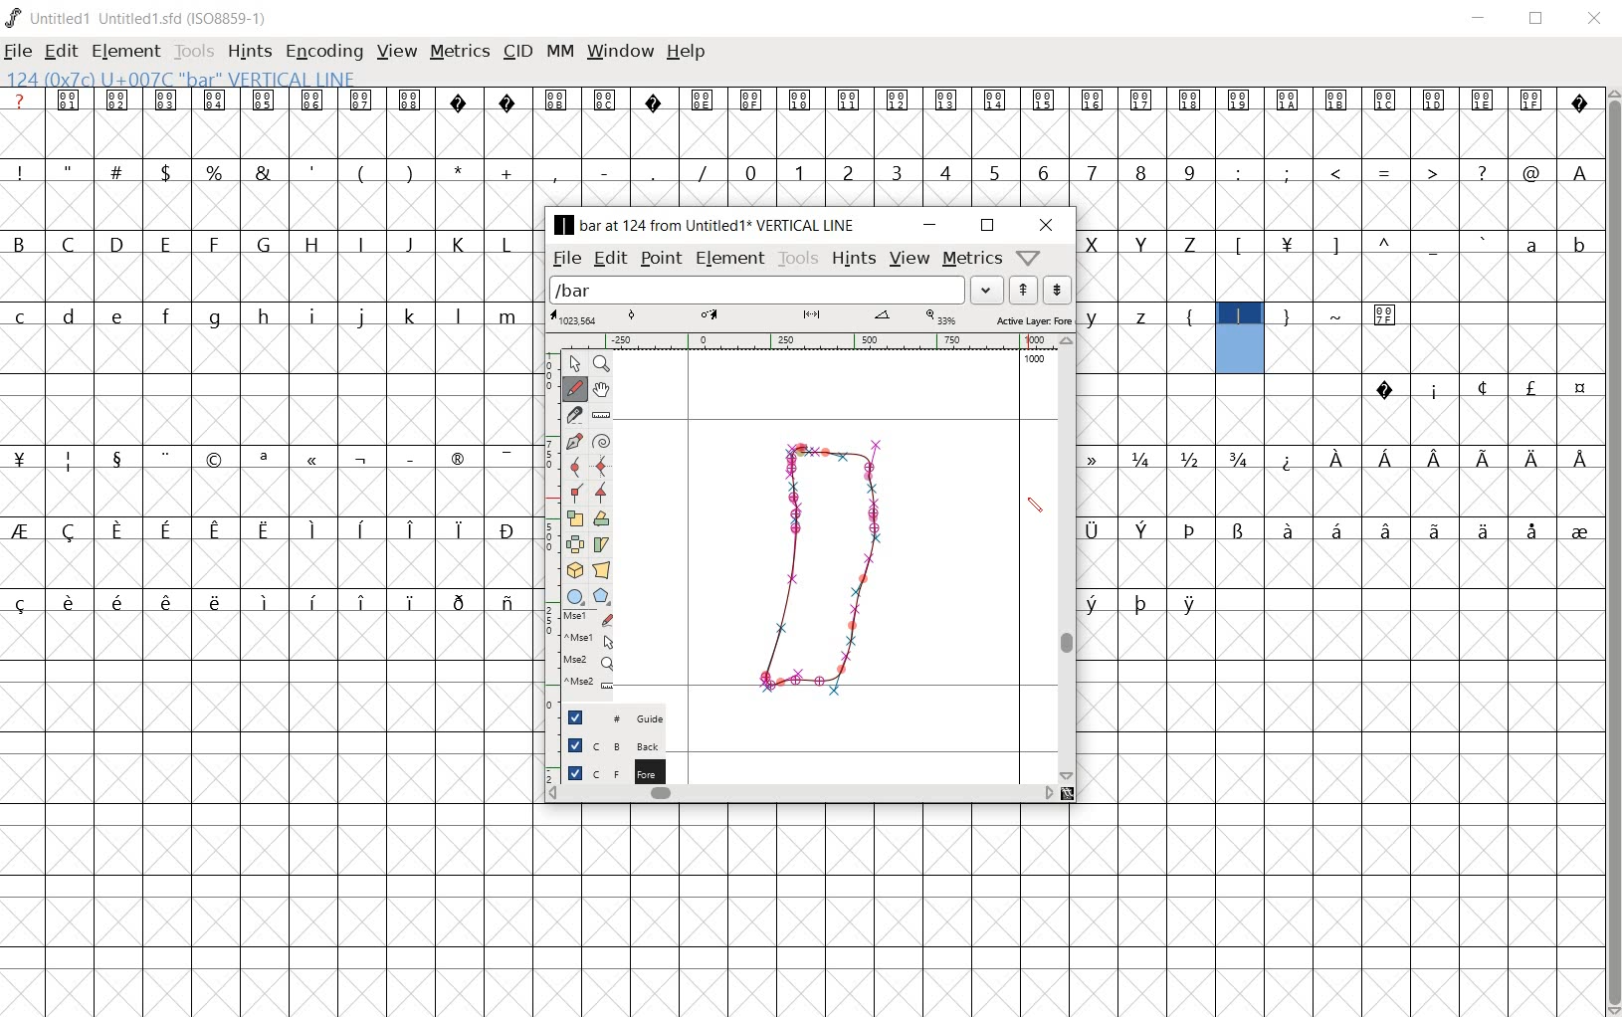  Describe the element at coordinates (1343, 351) in the screenshot. I see `empty cells` at that location.